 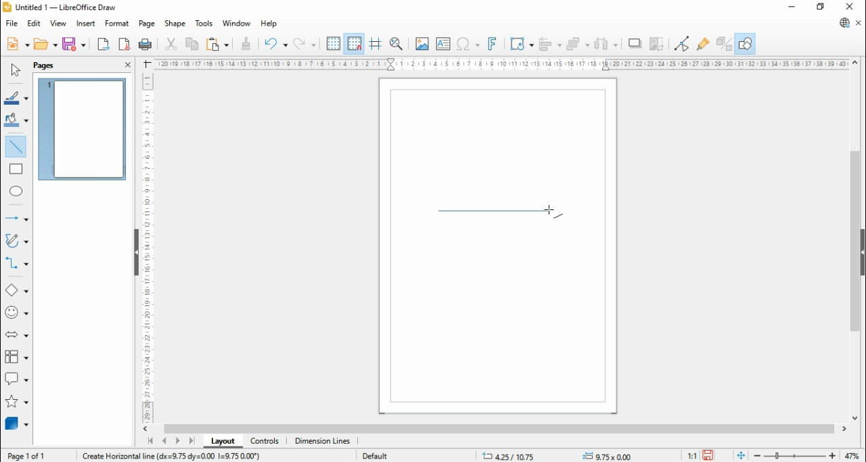 I want to click on zoom slider, so click(x=794, y=456).